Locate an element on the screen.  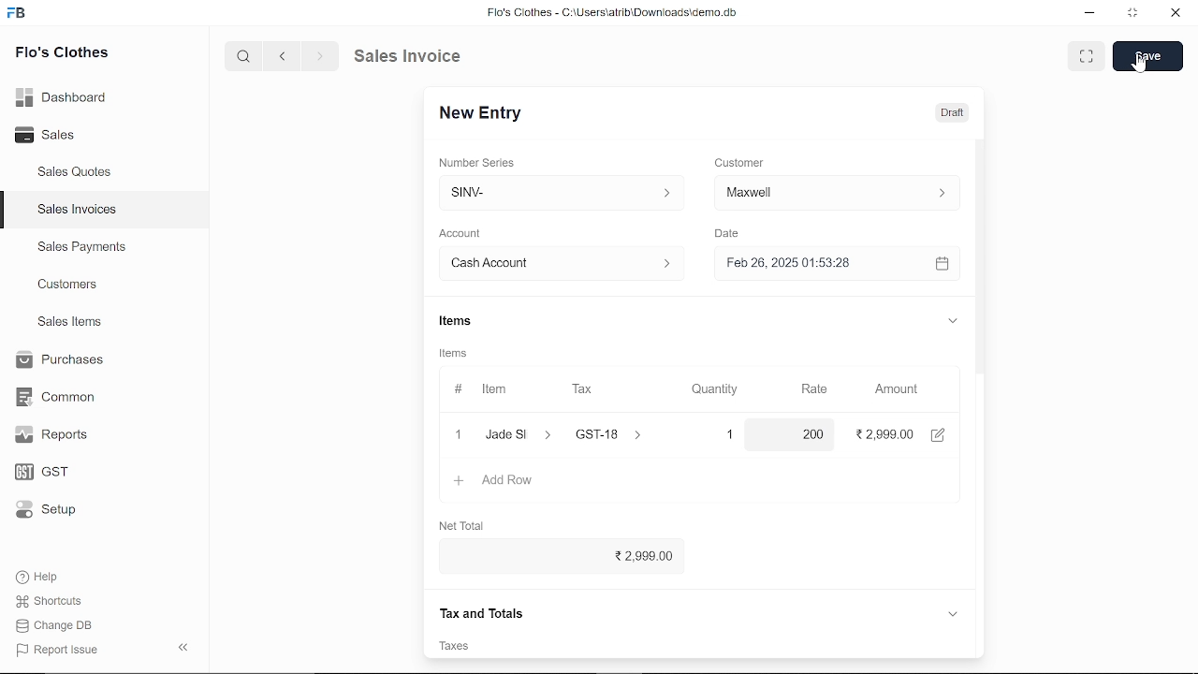
edit account is located at coordinates (942, 433).